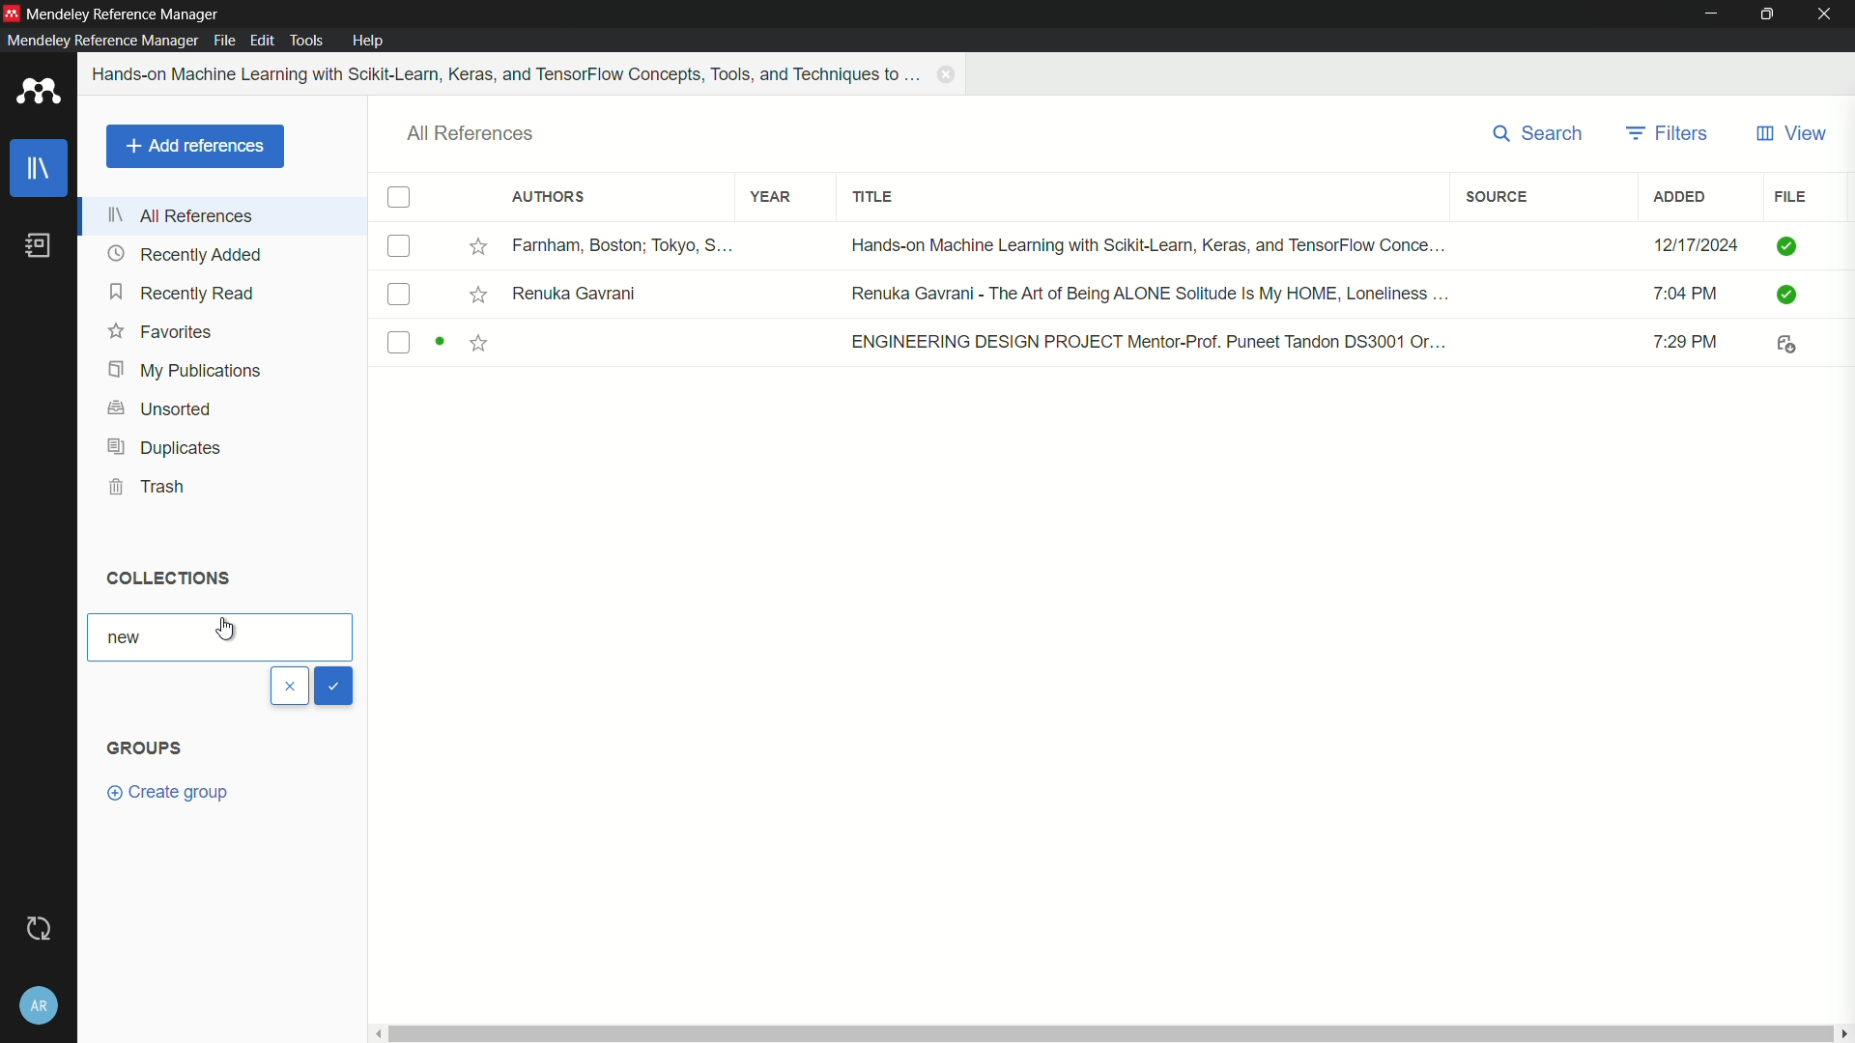  Describe the element at coordinates (40, 171) in the screenshot. I see `library` at that location.